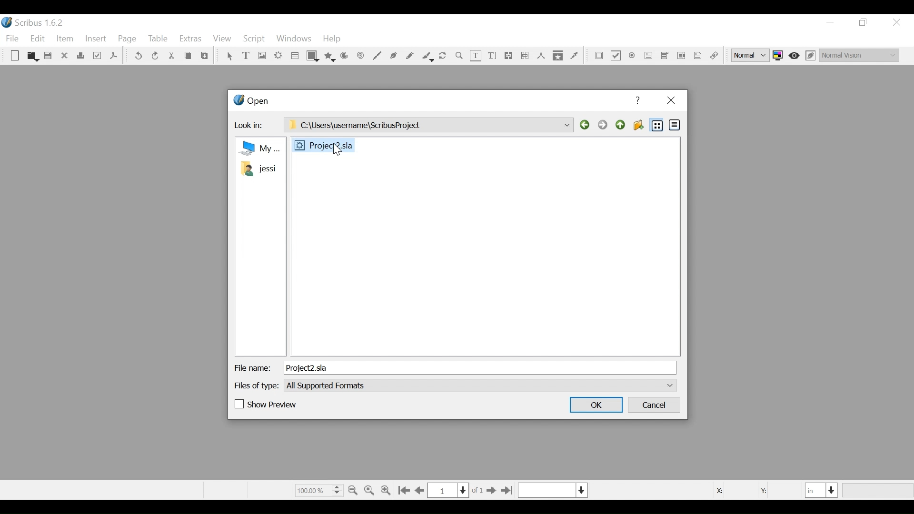 The width and height of the screenshot is (914, 514). Describe the element at coordinates (188, 57) in the screenshot. I see `Cop` at that location.